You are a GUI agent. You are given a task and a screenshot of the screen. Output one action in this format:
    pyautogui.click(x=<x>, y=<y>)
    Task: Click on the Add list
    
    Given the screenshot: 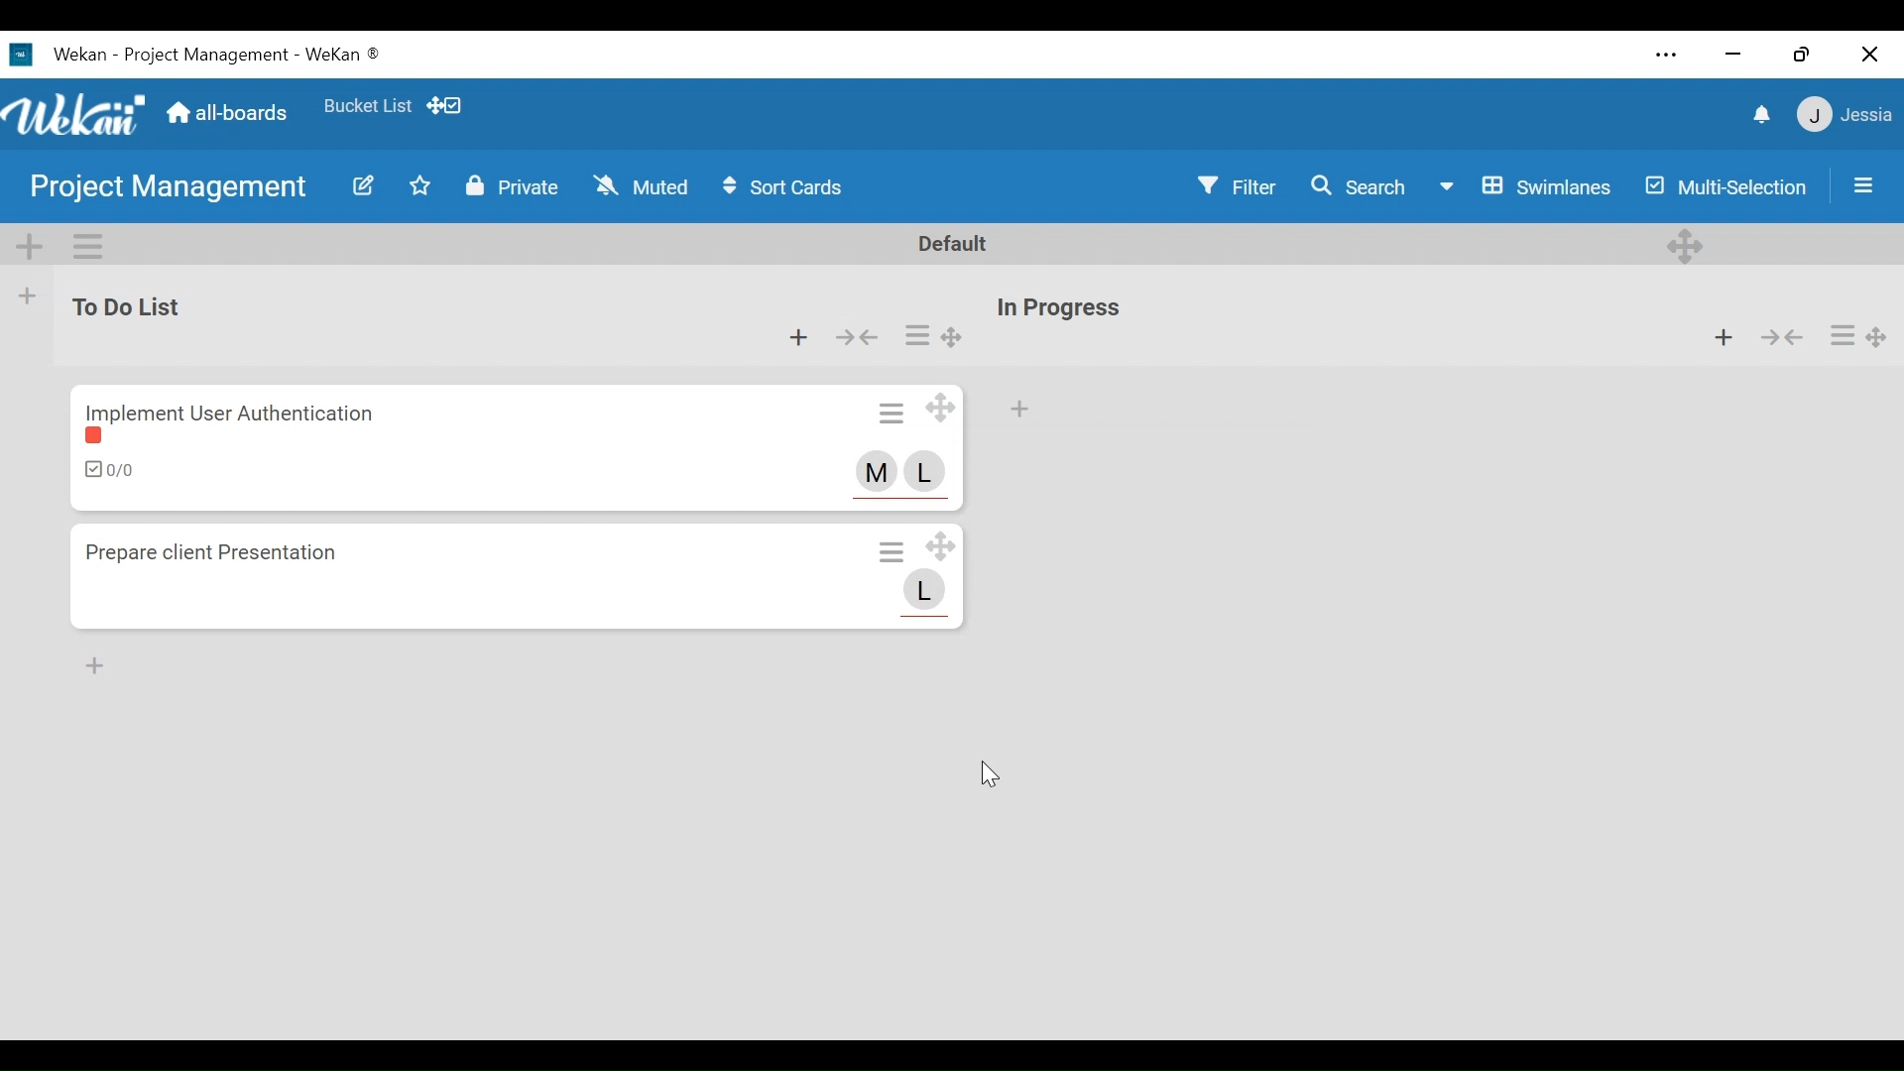 What is the action you would take?
    pyautogui.click(x=31, y=296)
    